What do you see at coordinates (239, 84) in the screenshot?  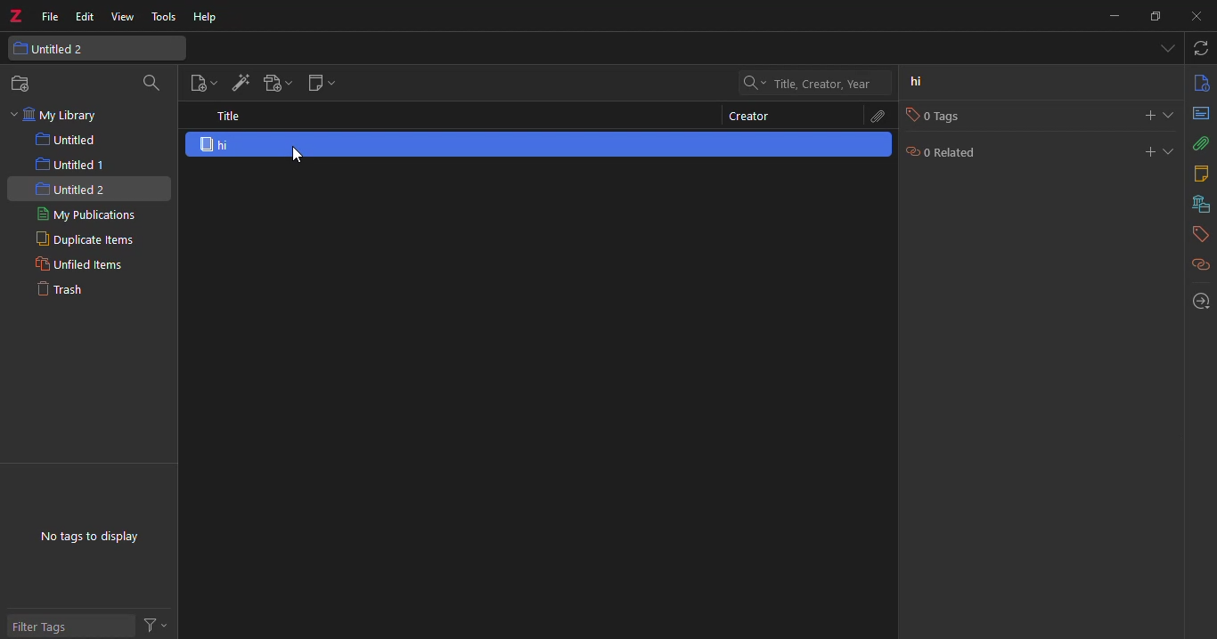 I see `add item` at bounding box center [239, 84].